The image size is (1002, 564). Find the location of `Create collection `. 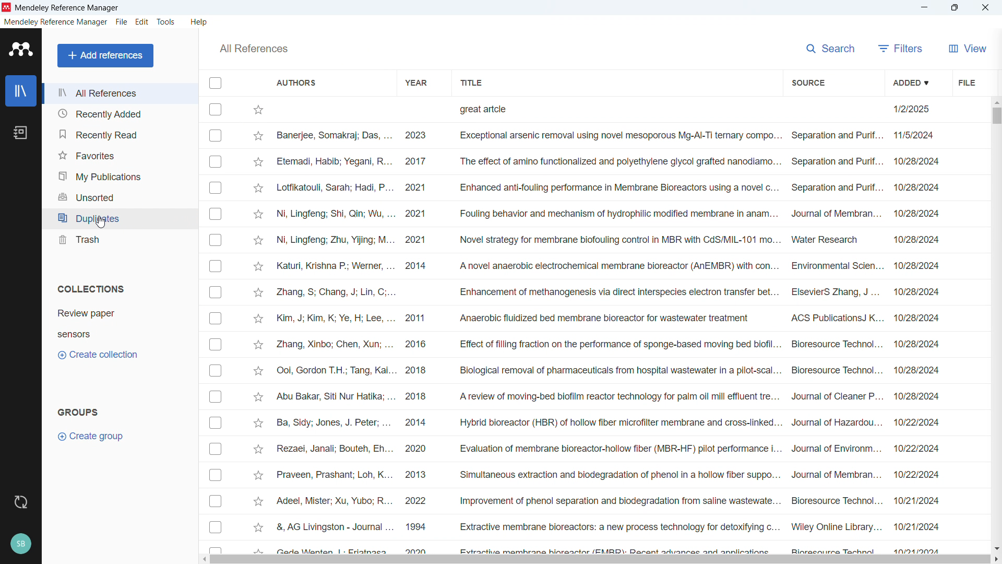

Create collection  is located at coordinates (98, 355).